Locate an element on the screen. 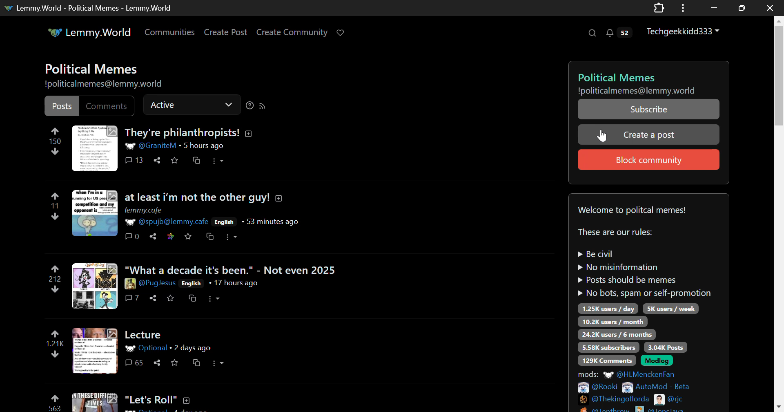 This screenshot has height=412, width=784. Share is located at coordinates (157, 160).